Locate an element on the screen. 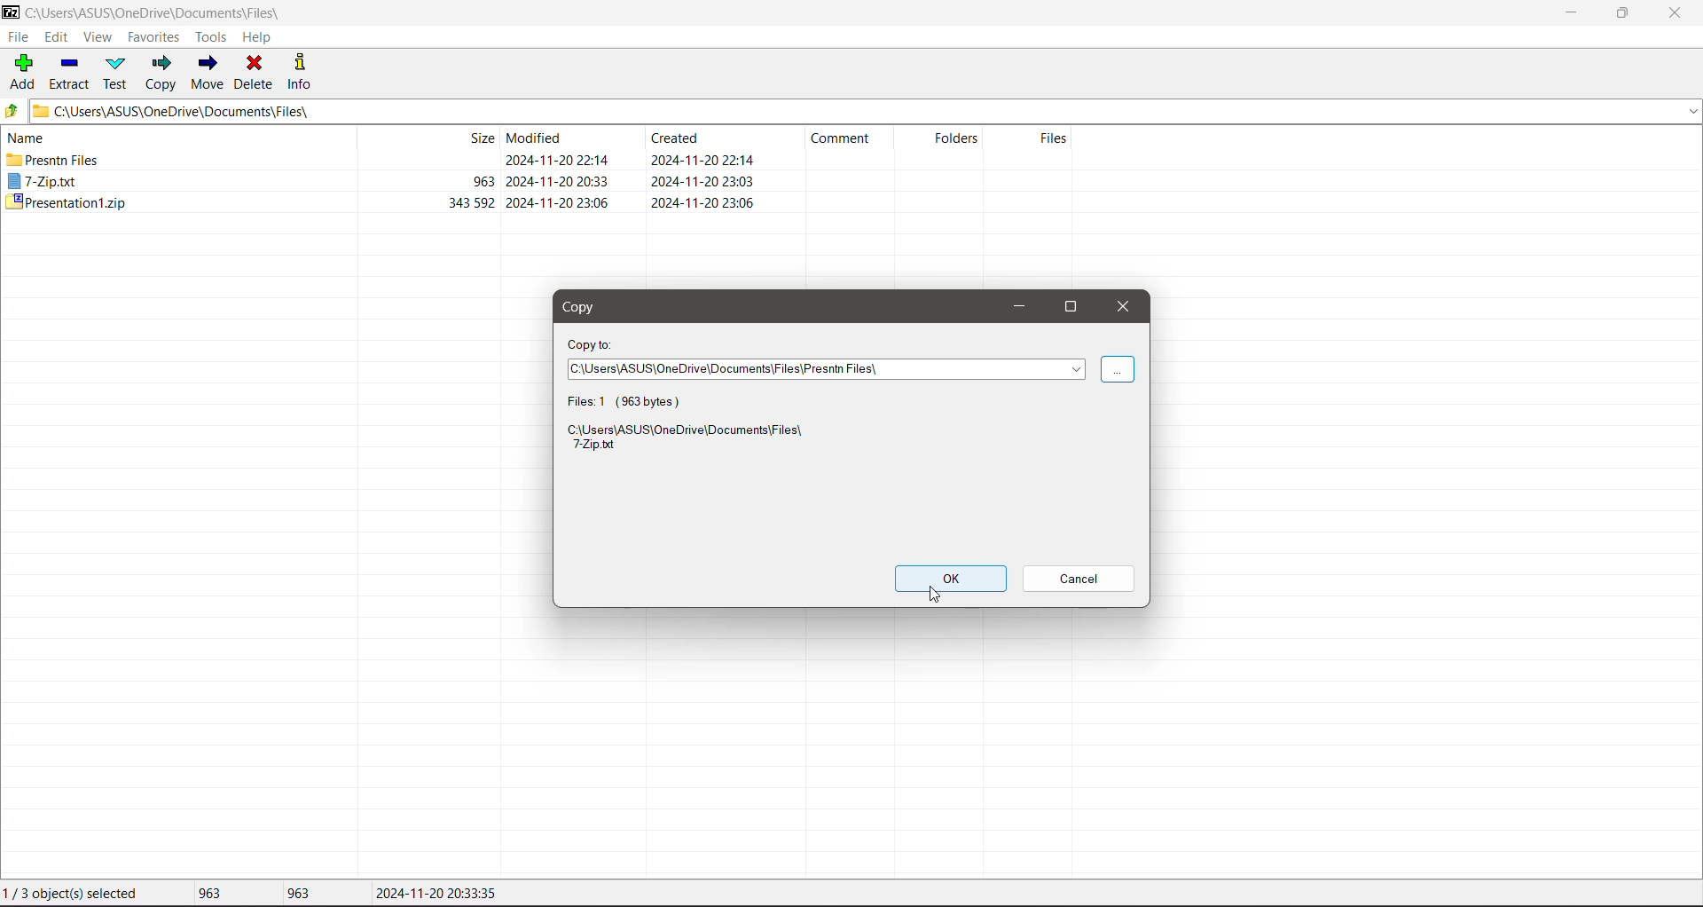 Image resolution: width=1703 pixels, height=907 pixels. File Modified Date is located at coordinates (561, 170).